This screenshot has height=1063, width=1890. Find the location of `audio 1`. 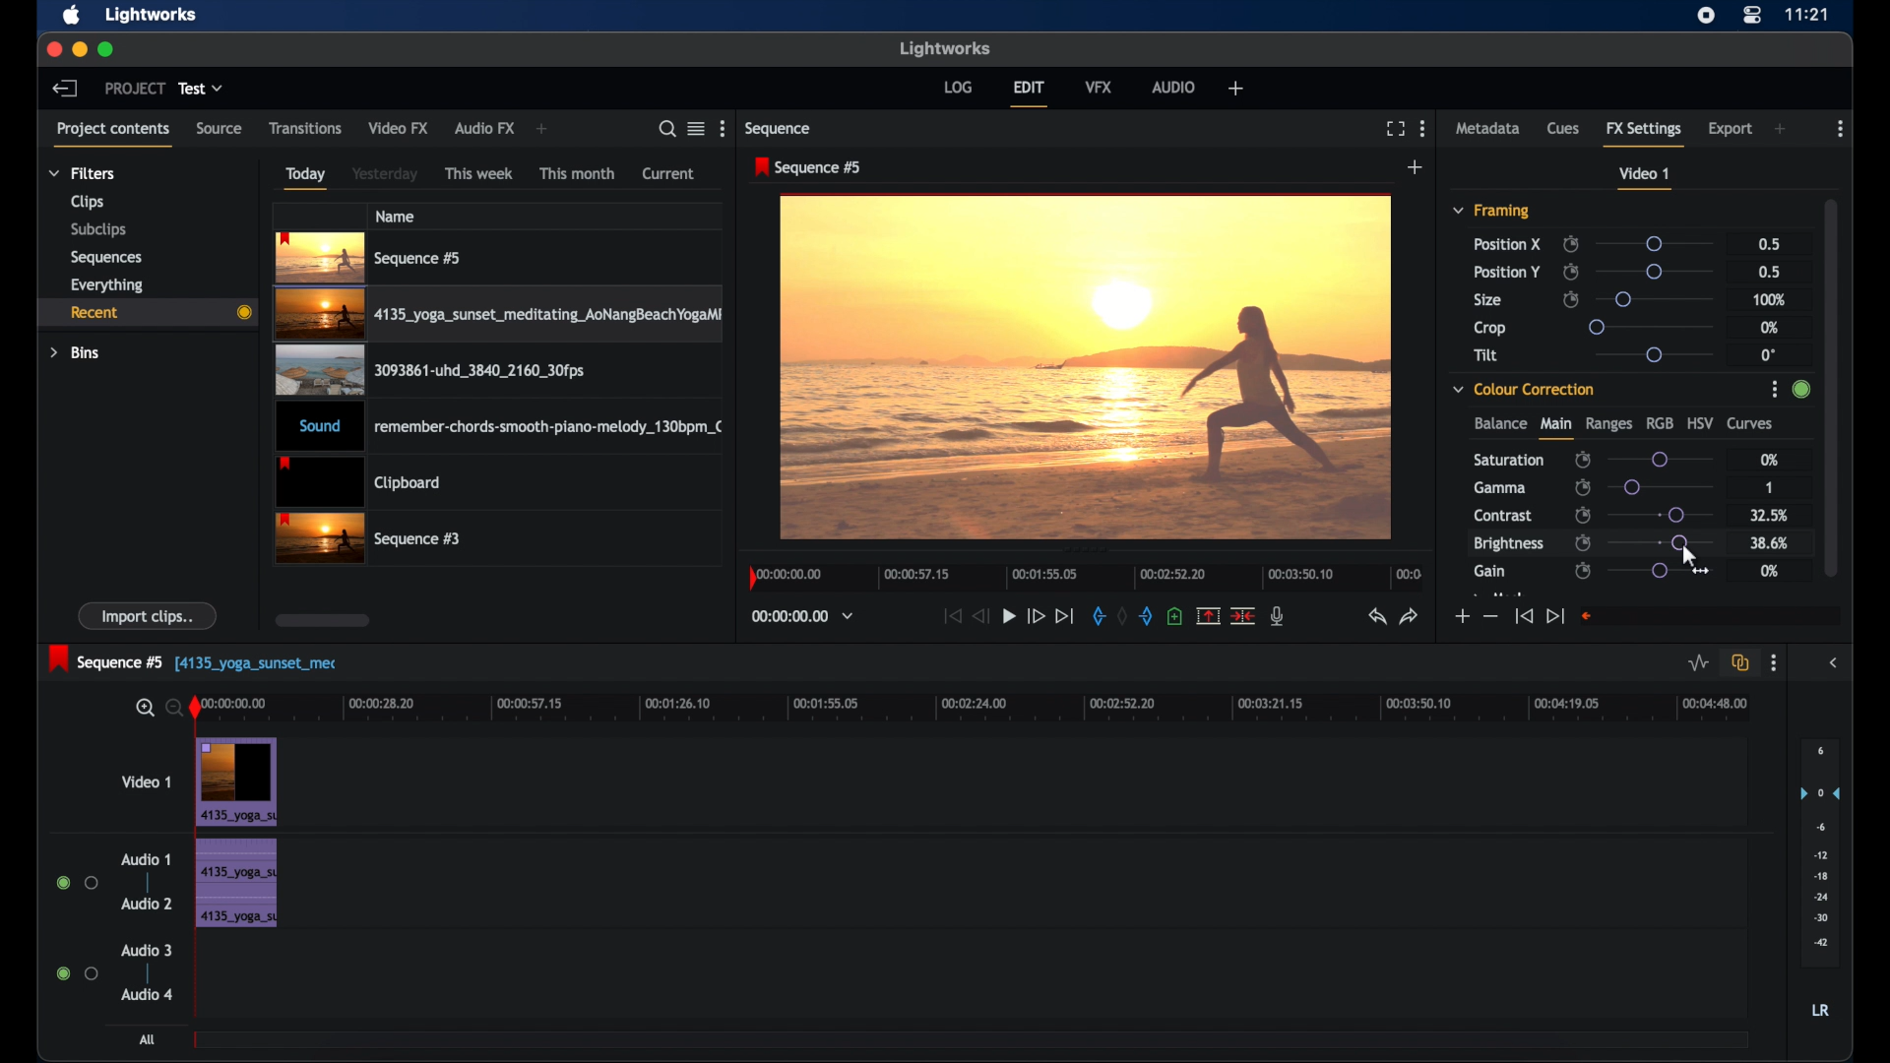

audio 1 is located at coordinates (144, 859).